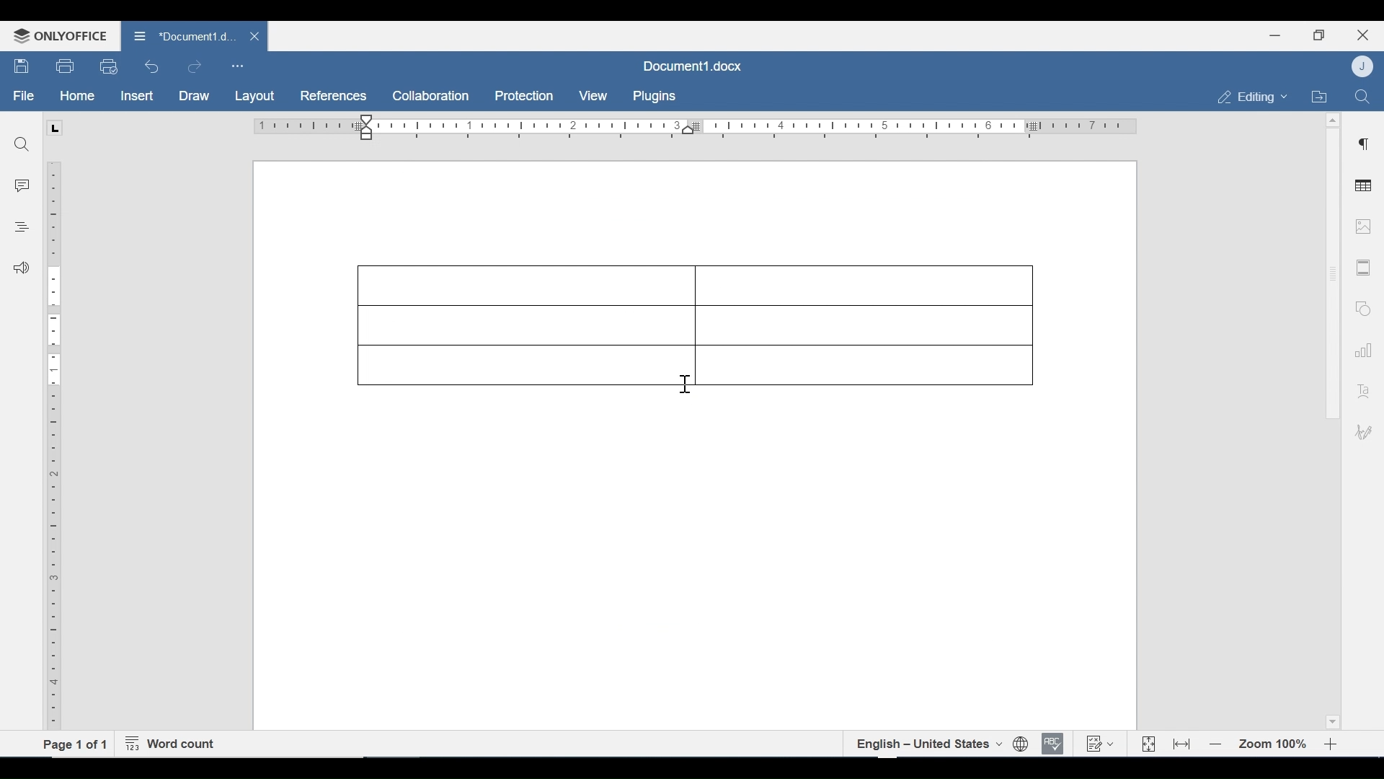 Image resolution: width=1384 pixels, height=779 pixels. What do you see at coordinates (928, 744) in the screenshot?
I see `English-United states` at bounding box center [928, 744].